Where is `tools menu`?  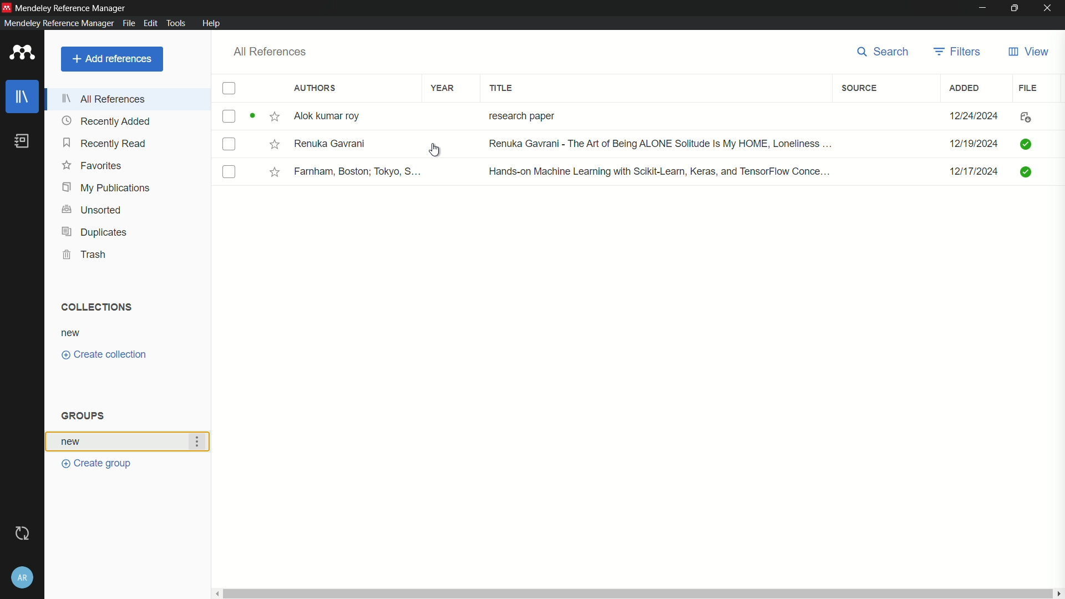
tools menu is located at coordinates (176, 23).